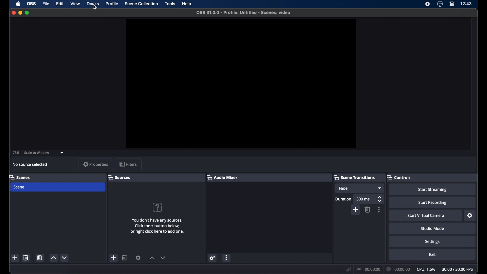  What do you see at coordinates (356, 210) in the screenshot?
I see `add` at bounding box center [356, 210].